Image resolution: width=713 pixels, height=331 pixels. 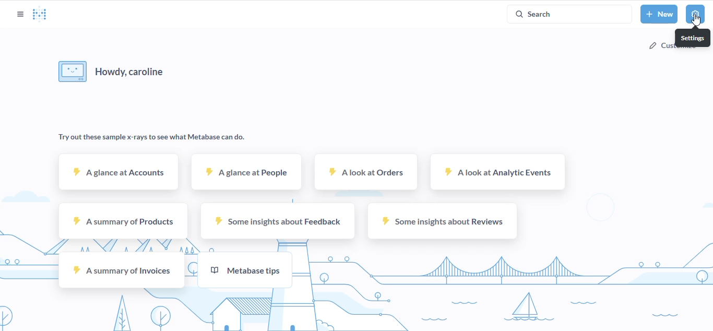 What do you see at coordinates (244, 270) in the screenshot?
I see `metabase tips` at bounding box center [244, 270].